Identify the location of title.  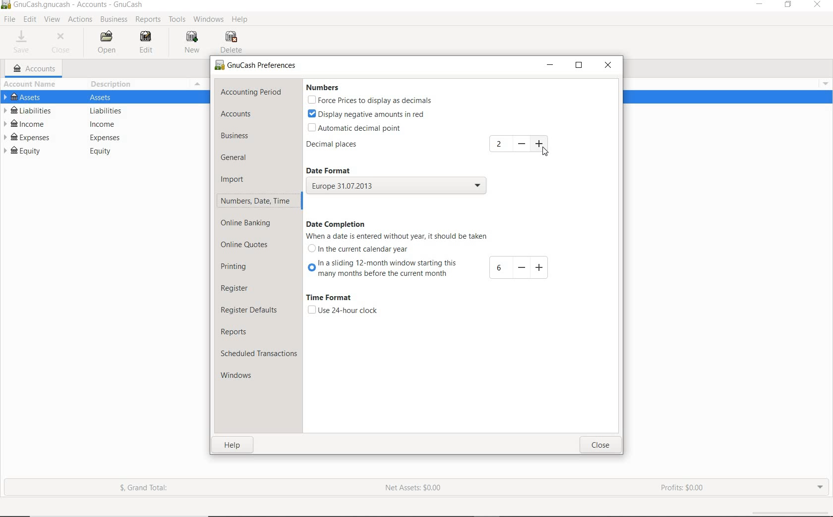
(79, 5).